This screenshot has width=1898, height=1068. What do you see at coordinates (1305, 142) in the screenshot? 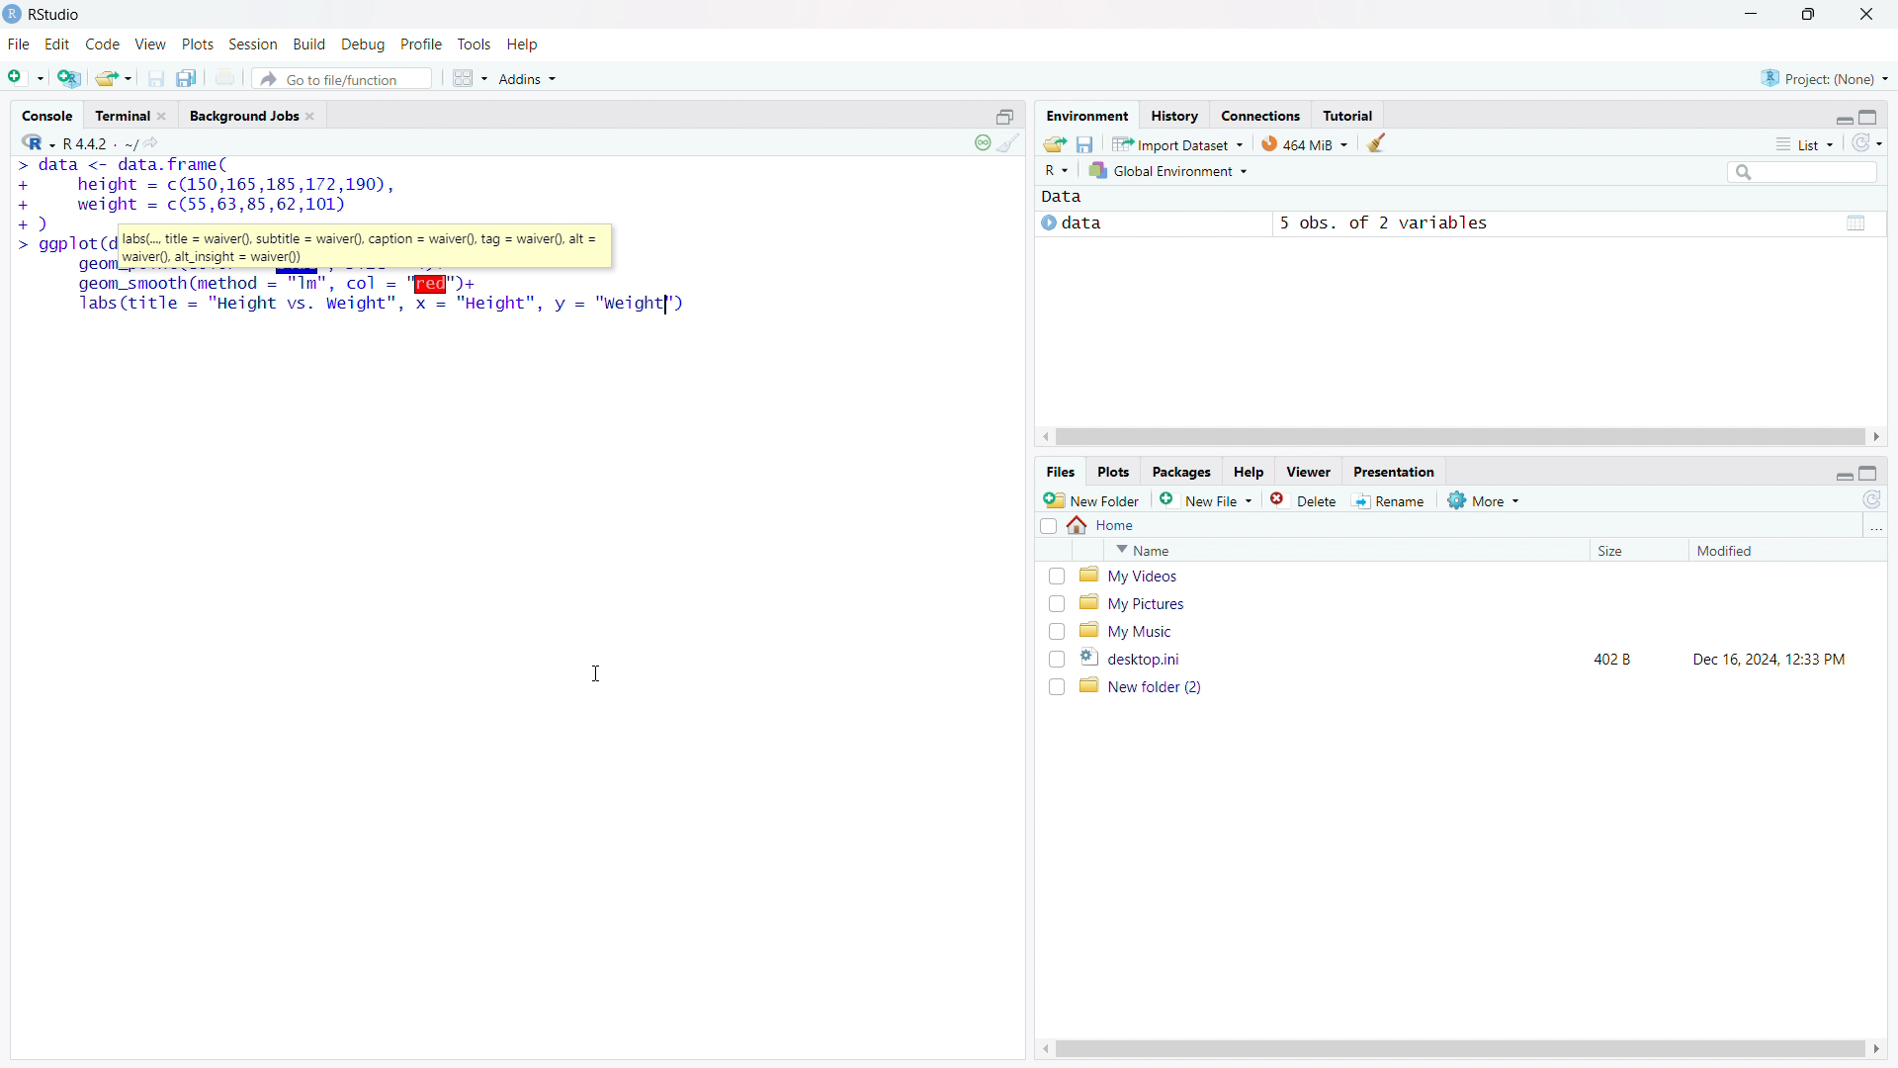
I see `memory used by R session` at bounding box center [1305, 142].